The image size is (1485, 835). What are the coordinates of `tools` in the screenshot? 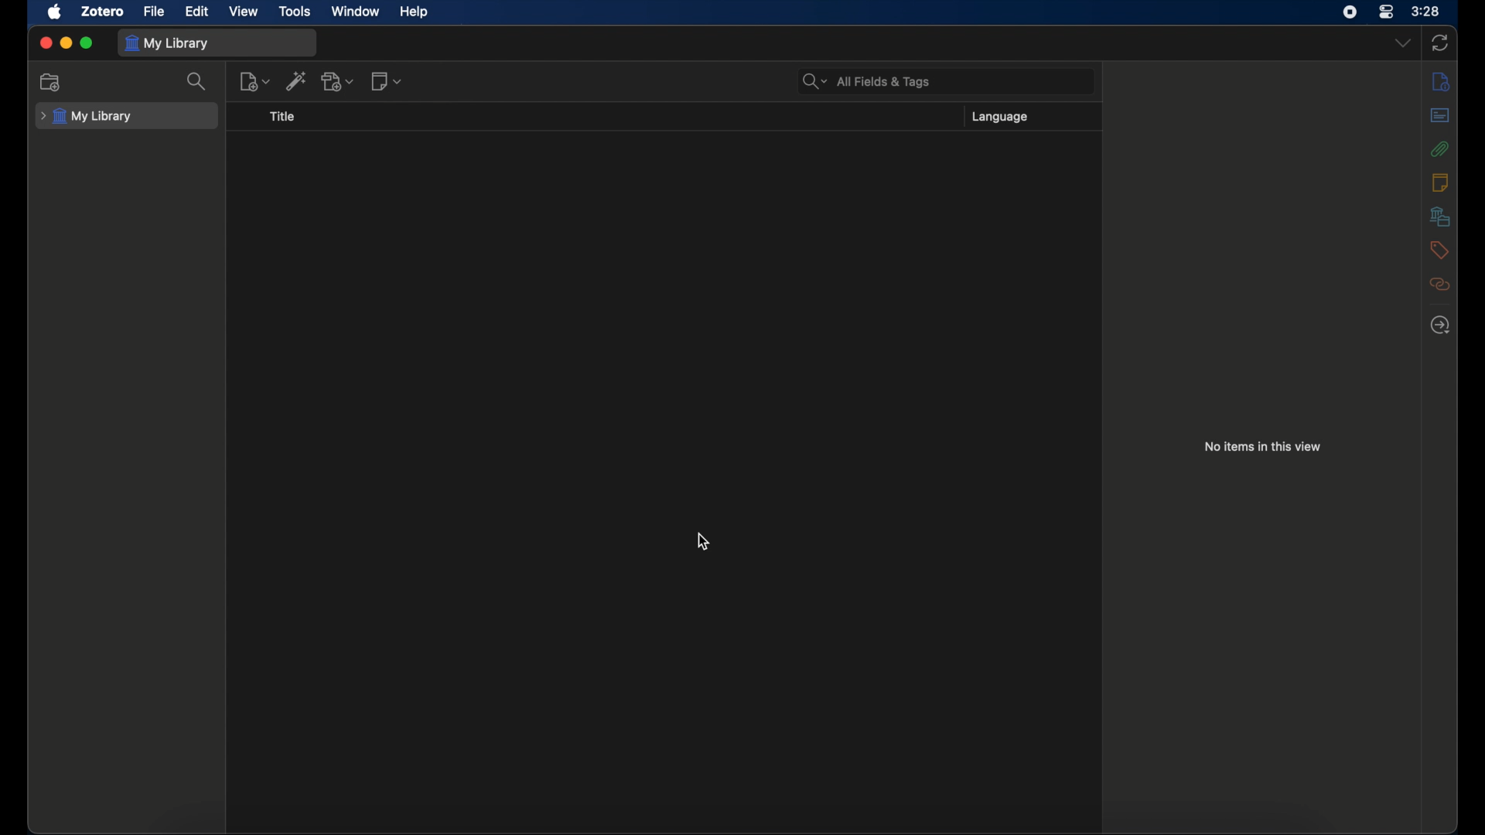 It's located at (295, 11).